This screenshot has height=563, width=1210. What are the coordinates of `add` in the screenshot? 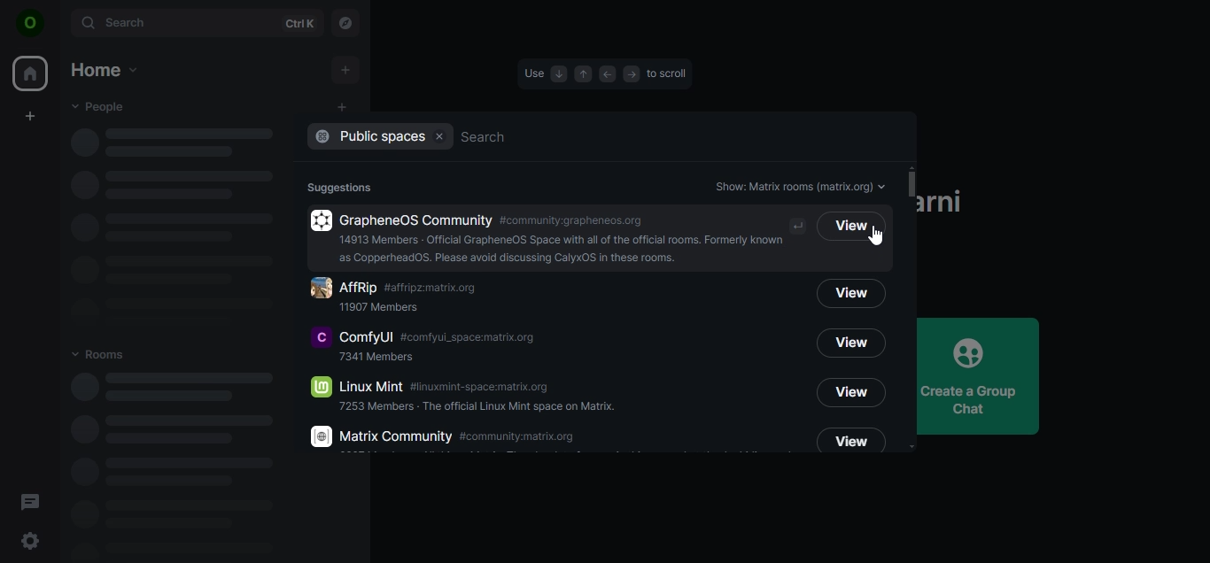 It's located at (346, 71).